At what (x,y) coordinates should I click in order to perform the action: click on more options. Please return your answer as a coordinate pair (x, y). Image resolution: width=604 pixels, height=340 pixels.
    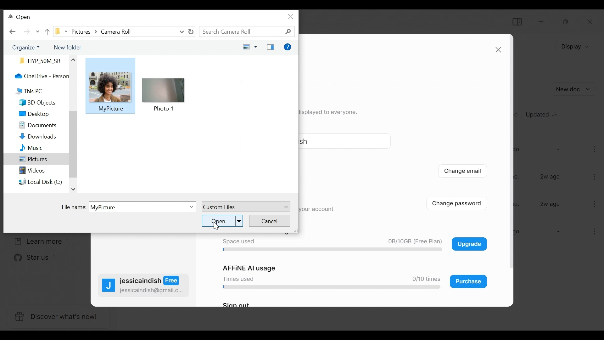
    Looking at the image, I should click on (595, 176).